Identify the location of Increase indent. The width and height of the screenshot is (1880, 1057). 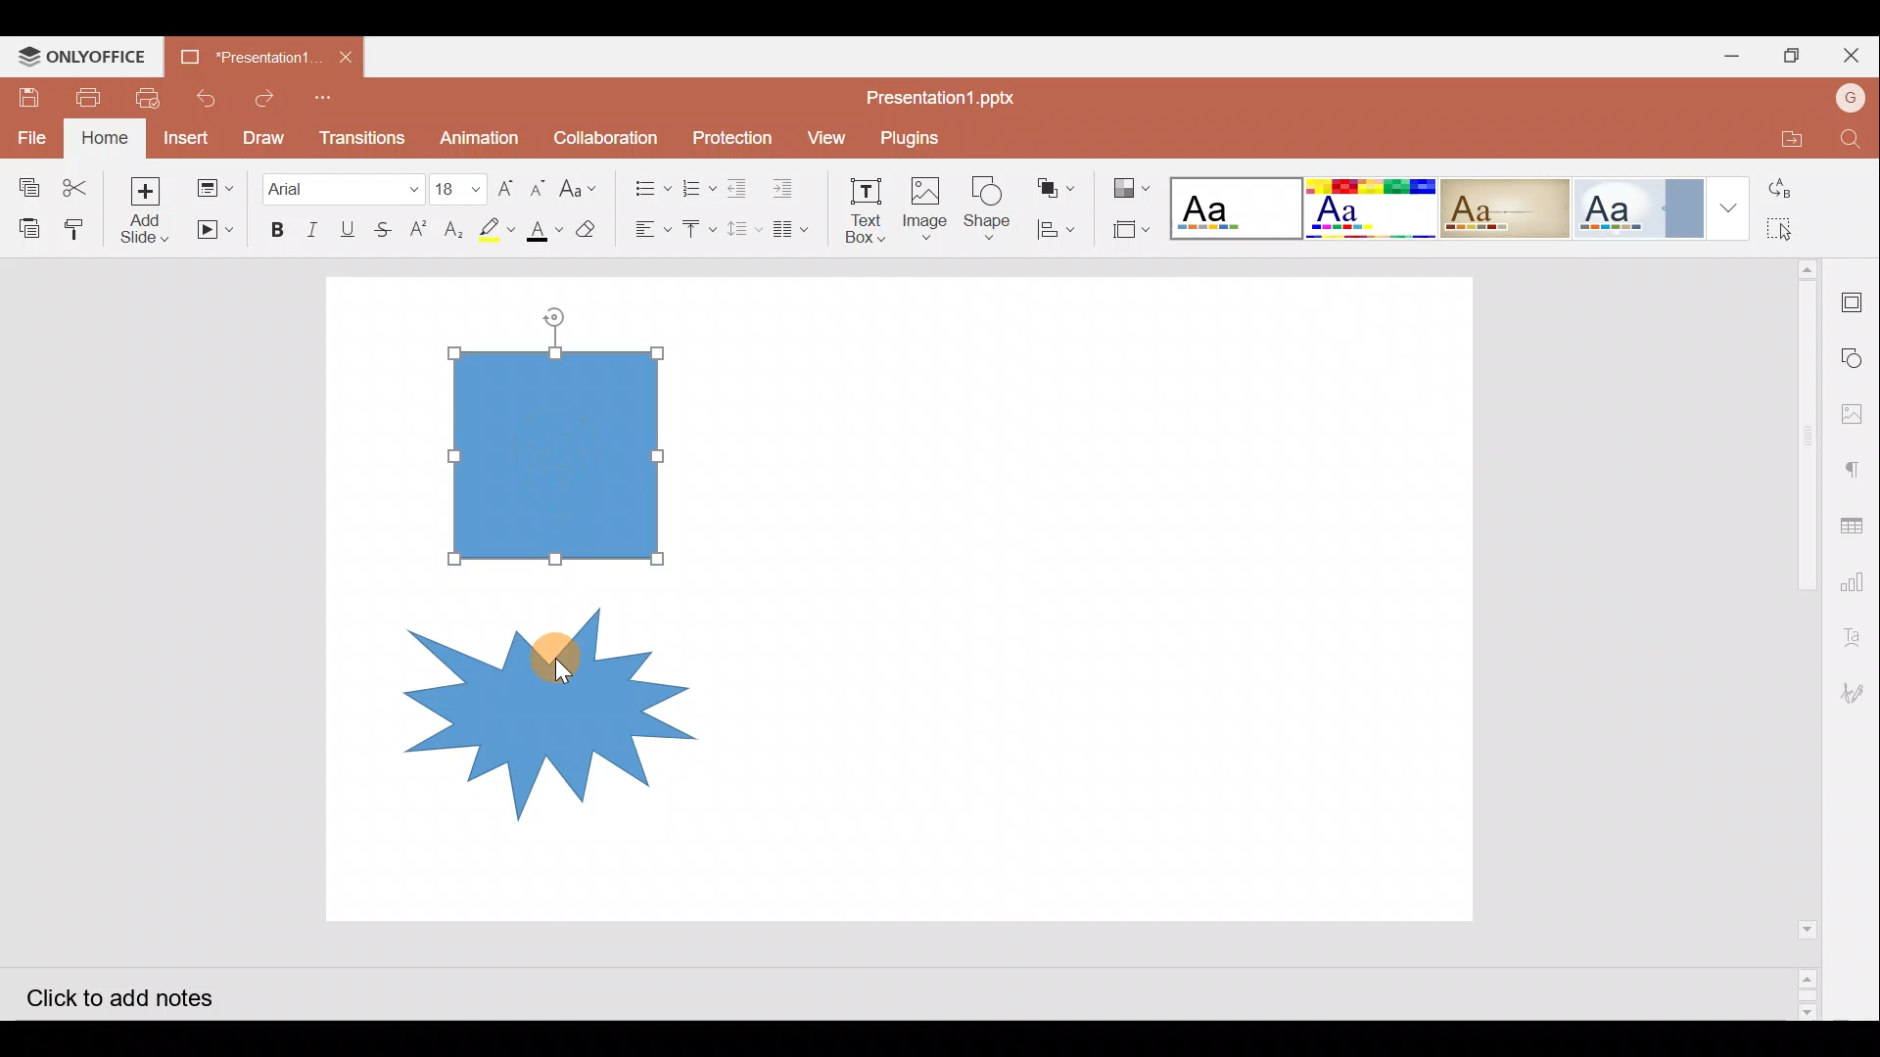
(789, 183).